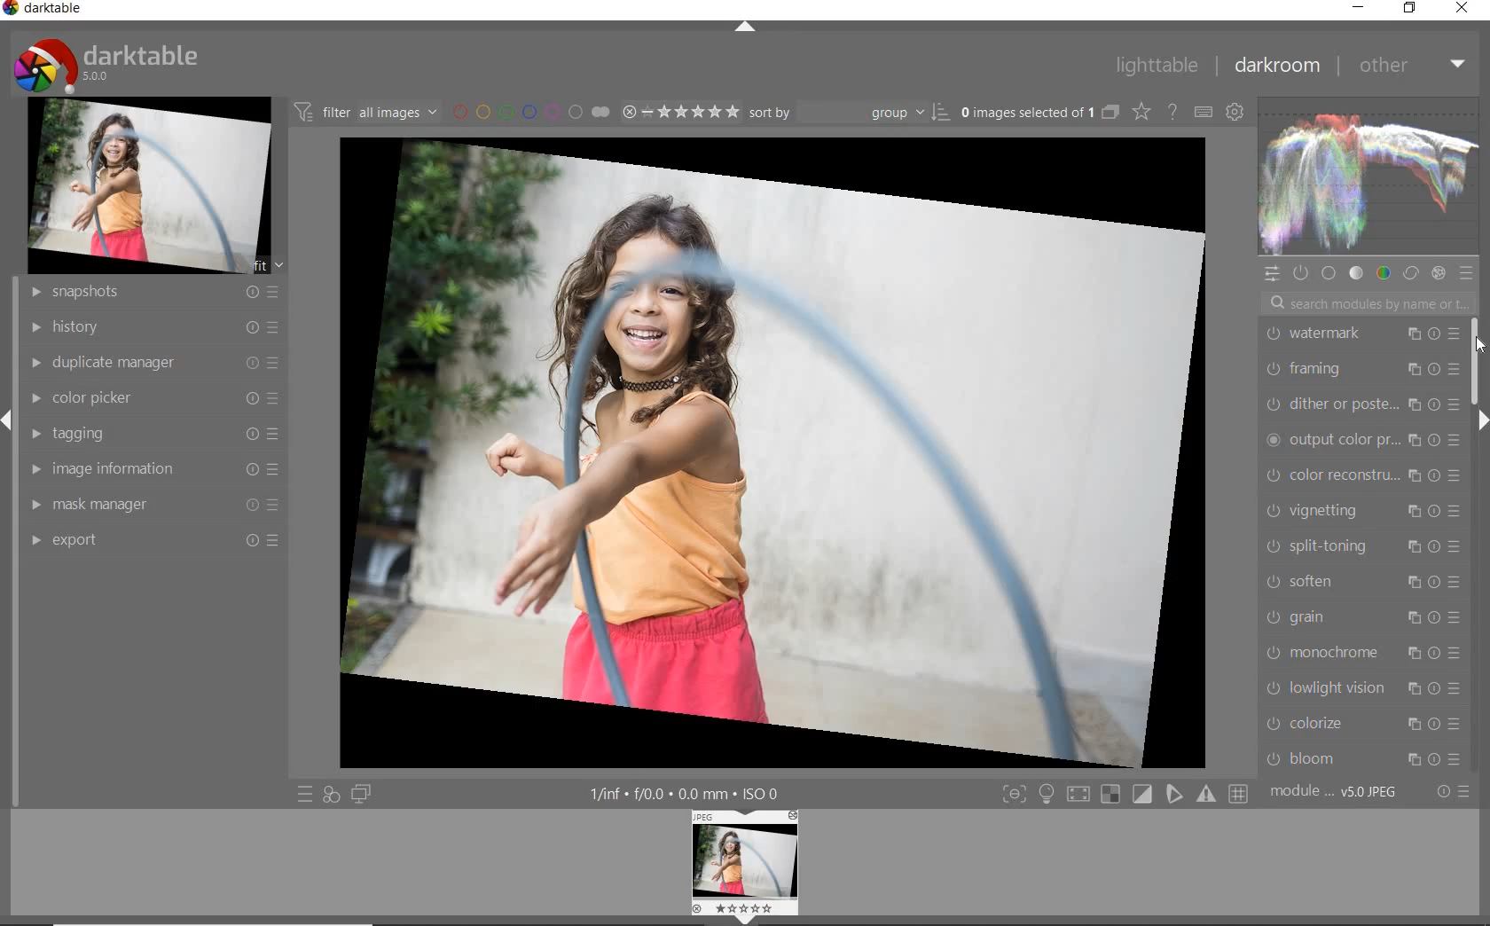 The width and height of the screenshot is (1490, 926). Describe the element at coordinates (680, 794) in the screenshot. I see `other interface details` at that location.